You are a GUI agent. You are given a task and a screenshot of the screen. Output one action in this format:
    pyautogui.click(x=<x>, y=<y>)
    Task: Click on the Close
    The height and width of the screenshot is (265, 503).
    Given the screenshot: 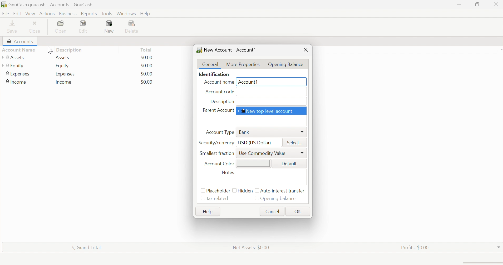 What is the action you would take?
    pyautogui.click(x=496, y=5)
    